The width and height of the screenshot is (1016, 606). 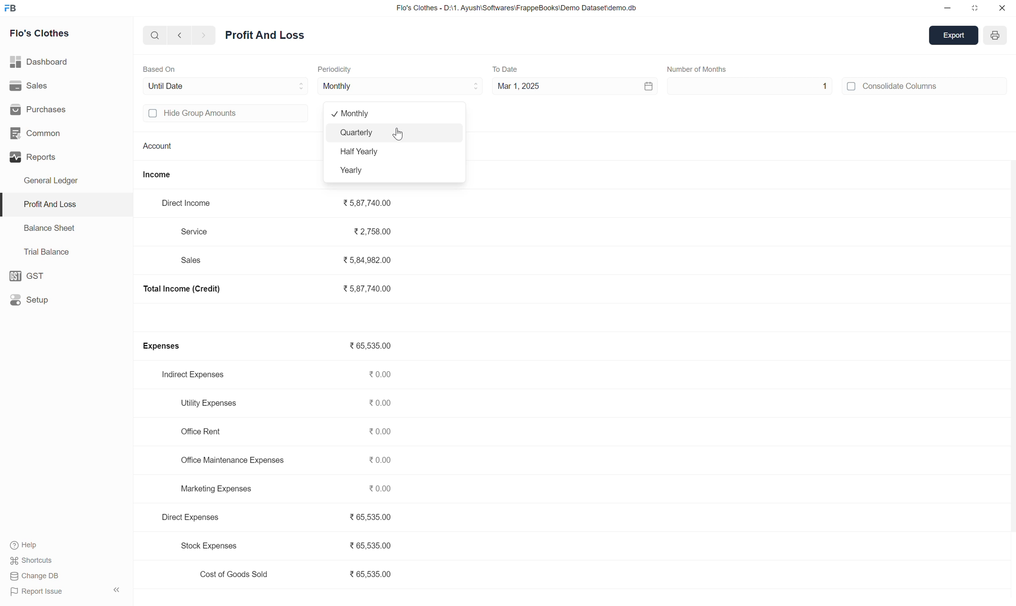 I want to click on ₹2,758.00, so click(x=367, y=233).